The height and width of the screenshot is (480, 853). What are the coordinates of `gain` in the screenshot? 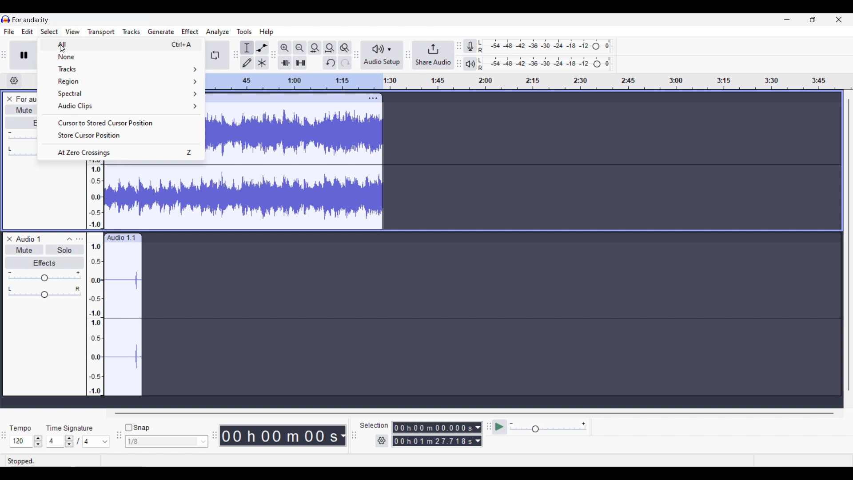 It's located at (44, 276).